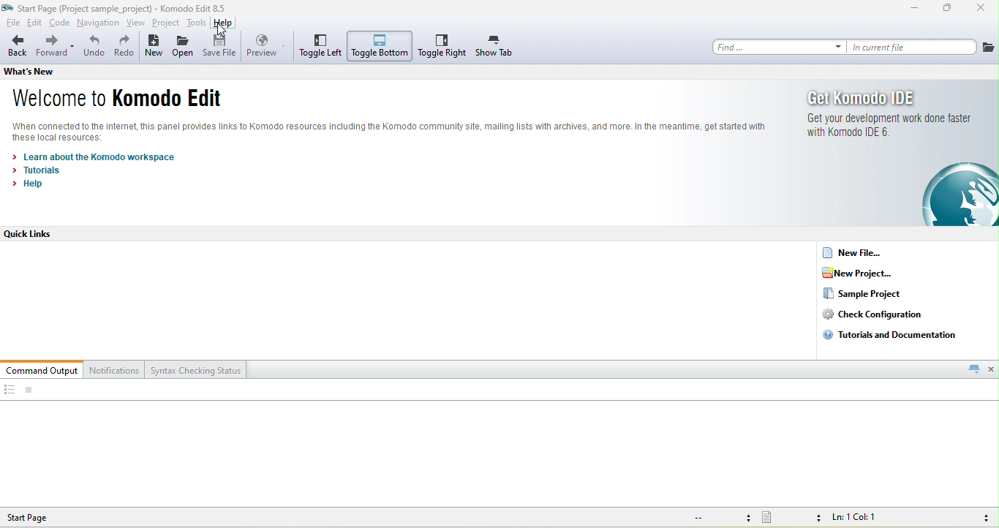 Image resolution: width=999 pixels, height=528 pixels. What do you see at coordinates (42, 71) in the screenshot?
I see `what's new` at bounding box center [42, 71].